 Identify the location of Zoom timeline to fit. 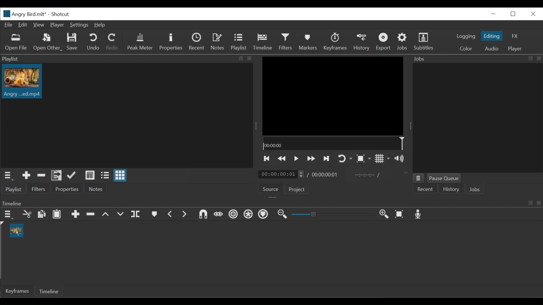
(400, 214).